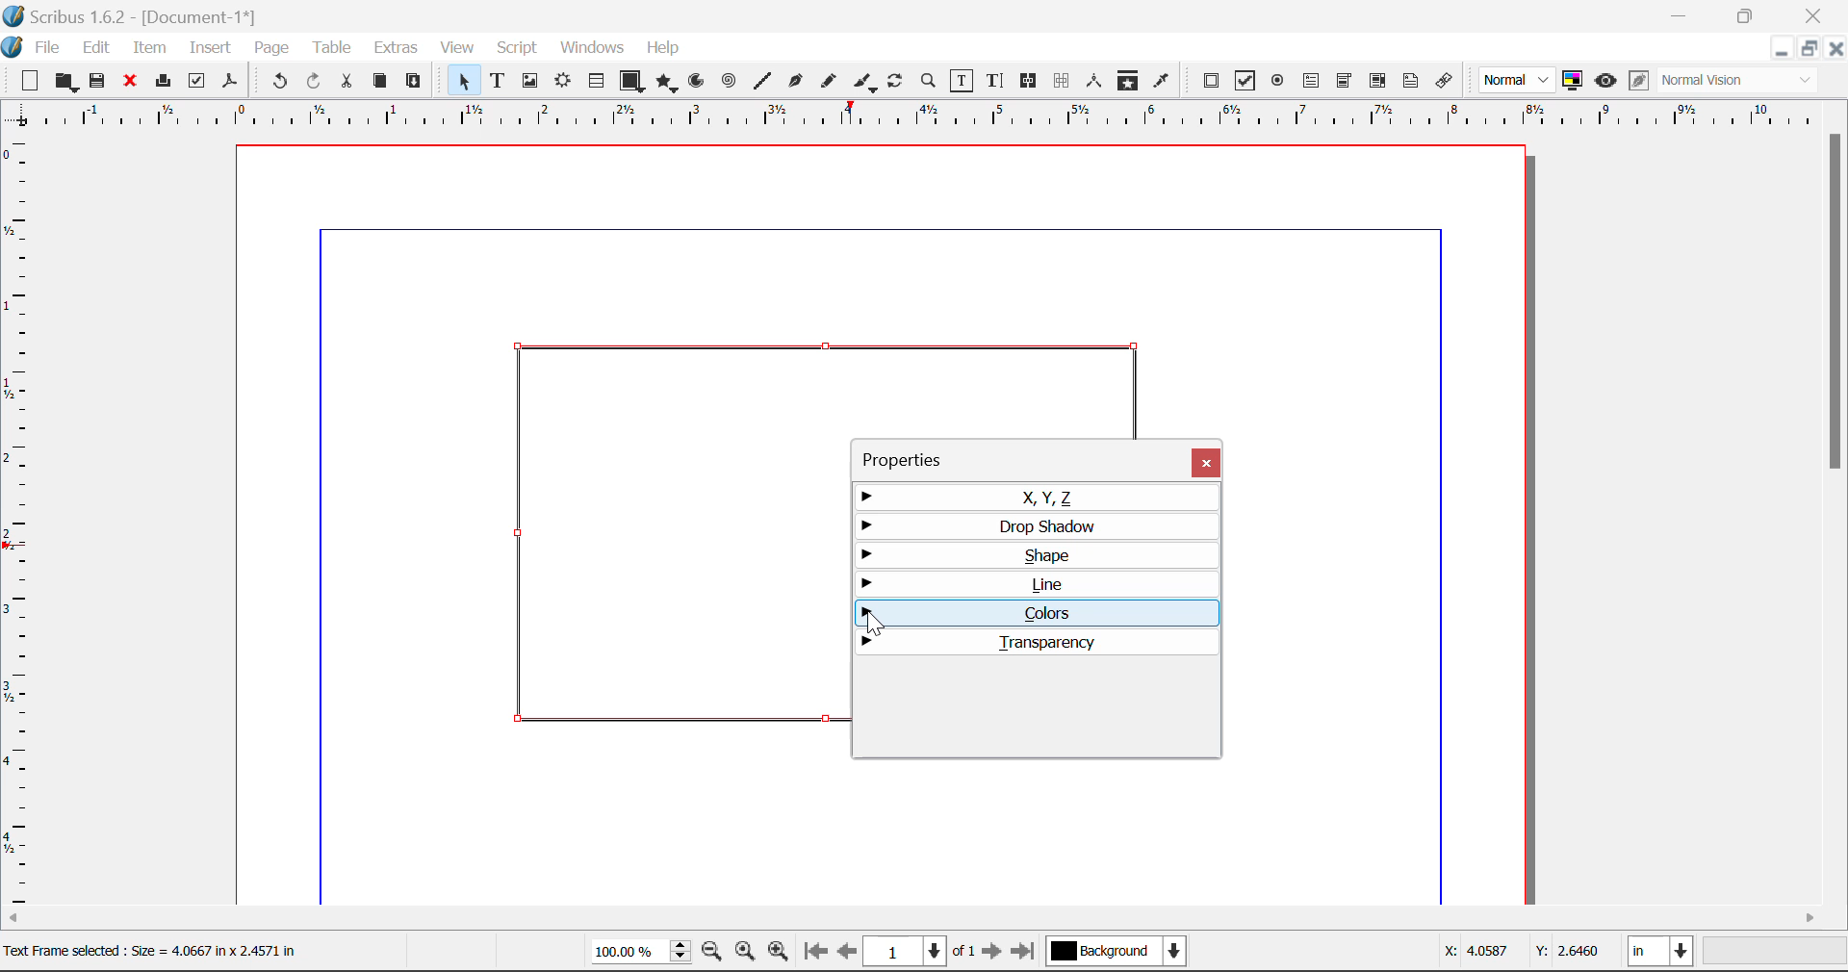  Describe the element at coordinates (631, 80) in the screenshot. I see `Shapes` at that location.